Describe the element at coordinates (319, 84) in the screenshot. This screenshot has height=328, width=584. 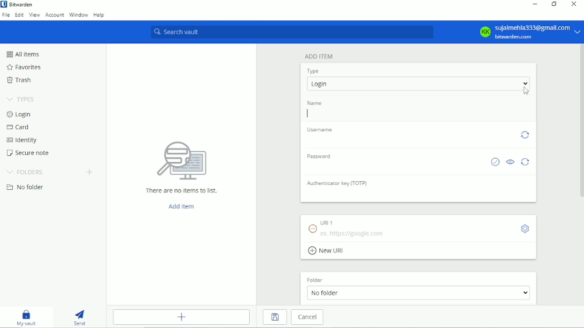
I see `Login` at that location.